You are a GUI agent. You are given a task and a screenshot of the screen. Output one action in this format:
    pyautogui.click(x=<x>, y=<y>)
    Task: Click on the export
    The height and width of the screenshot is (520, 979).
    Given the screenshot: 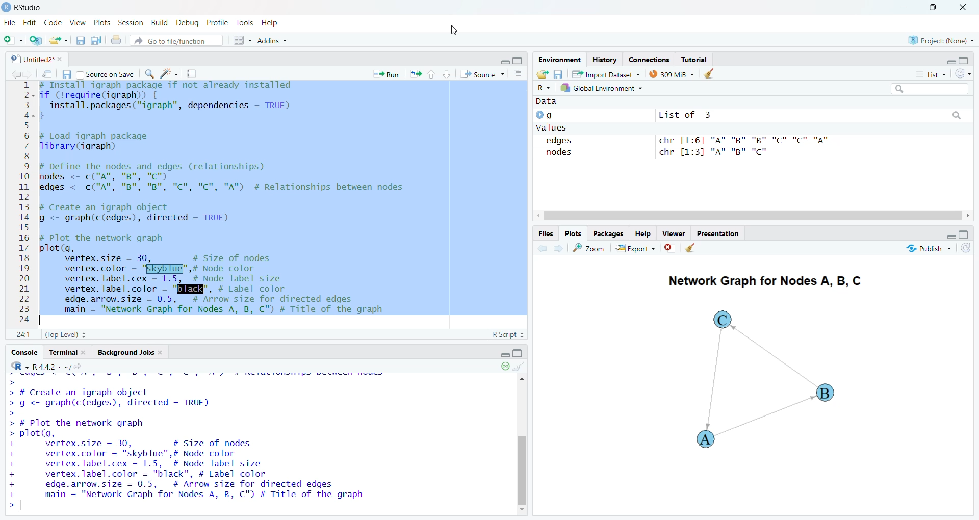 What is the action you would take?
    pyautogui.click(x=58, y=40)
    